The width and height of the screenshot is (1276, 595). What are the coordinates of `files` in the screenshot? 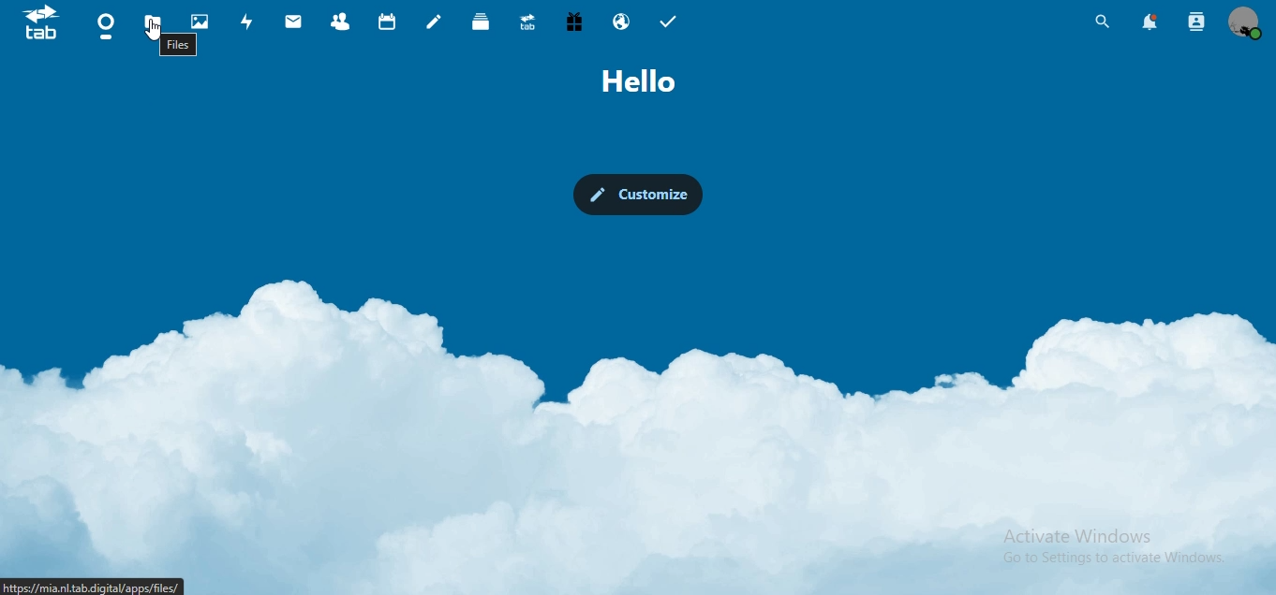 It's located at (153, 28).